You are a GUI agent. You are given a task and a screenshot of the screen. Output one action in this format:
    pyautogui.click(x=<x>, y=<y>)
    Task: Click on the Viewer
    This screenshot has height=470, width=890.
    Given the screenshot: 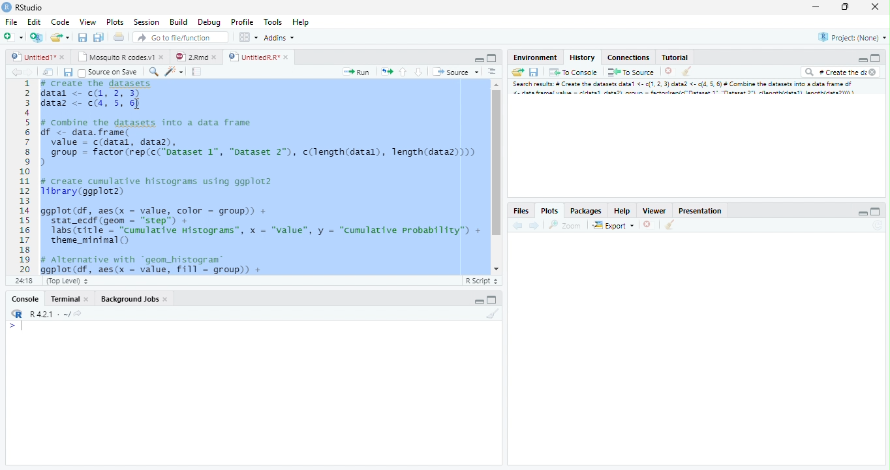 What is the action you would take?
    pyautogui.click(x=654, y=211)
    